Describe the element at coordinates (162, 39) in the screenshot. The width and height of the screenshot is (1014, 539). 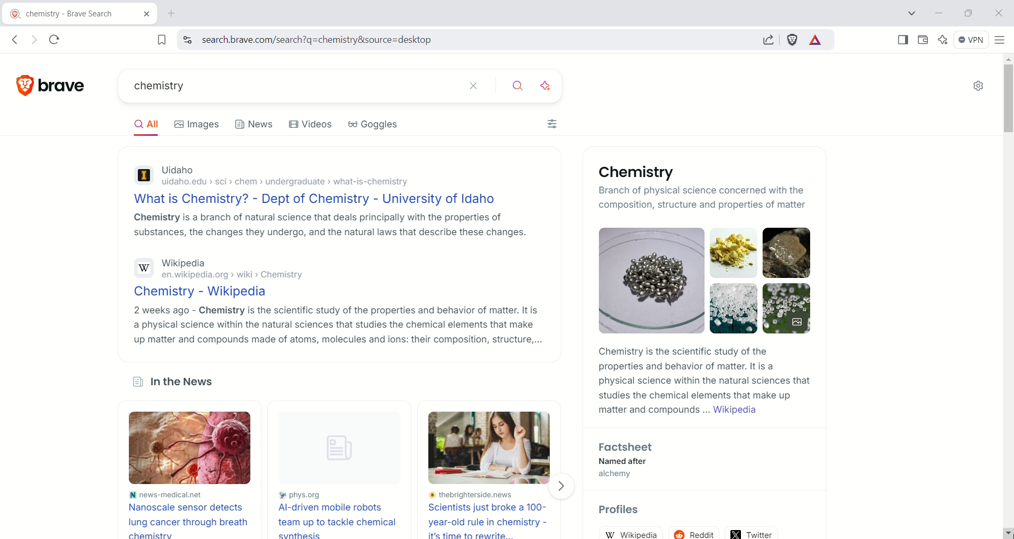
I see `bookmark this tab` at that location.